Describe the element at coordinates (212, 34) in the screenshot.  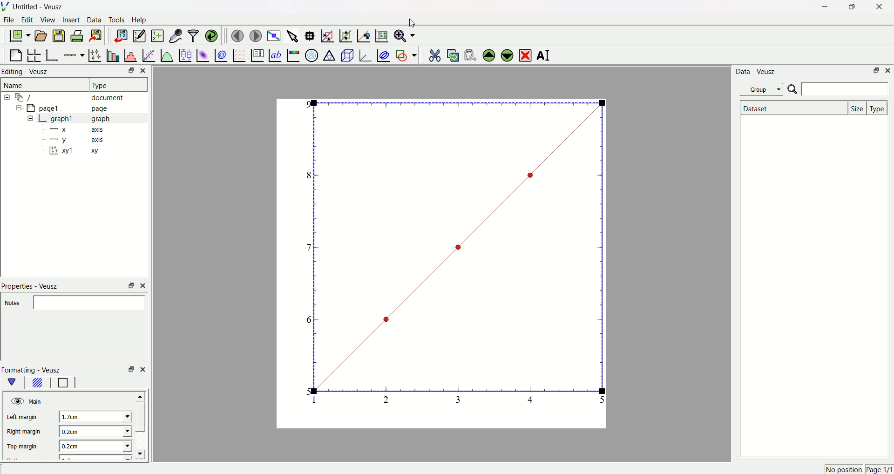
I see `reload linked datasets` at that location.